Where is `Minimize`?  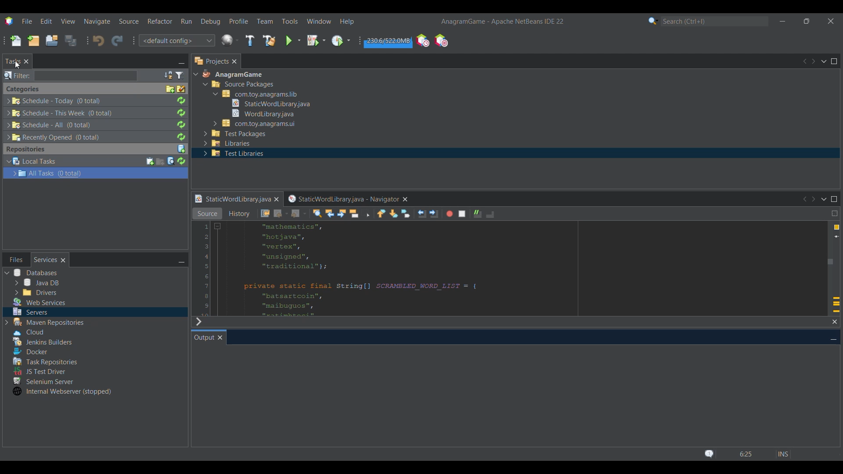 Minimize is located at coordinates (833, 338).